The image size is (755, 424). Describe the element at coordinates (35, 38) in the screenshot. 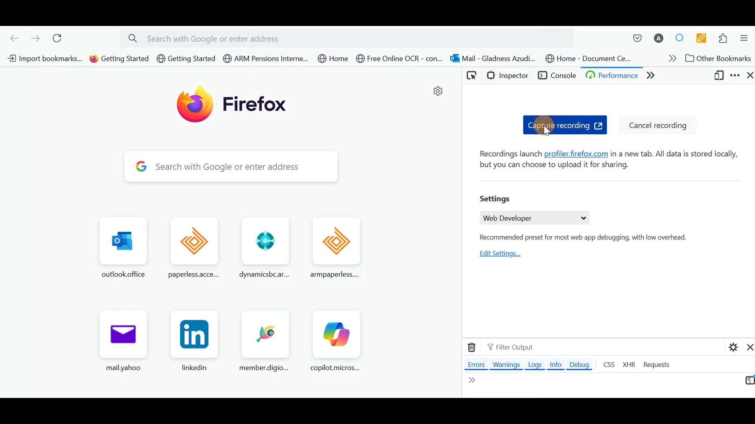

I see `Go forward one page` at that location.